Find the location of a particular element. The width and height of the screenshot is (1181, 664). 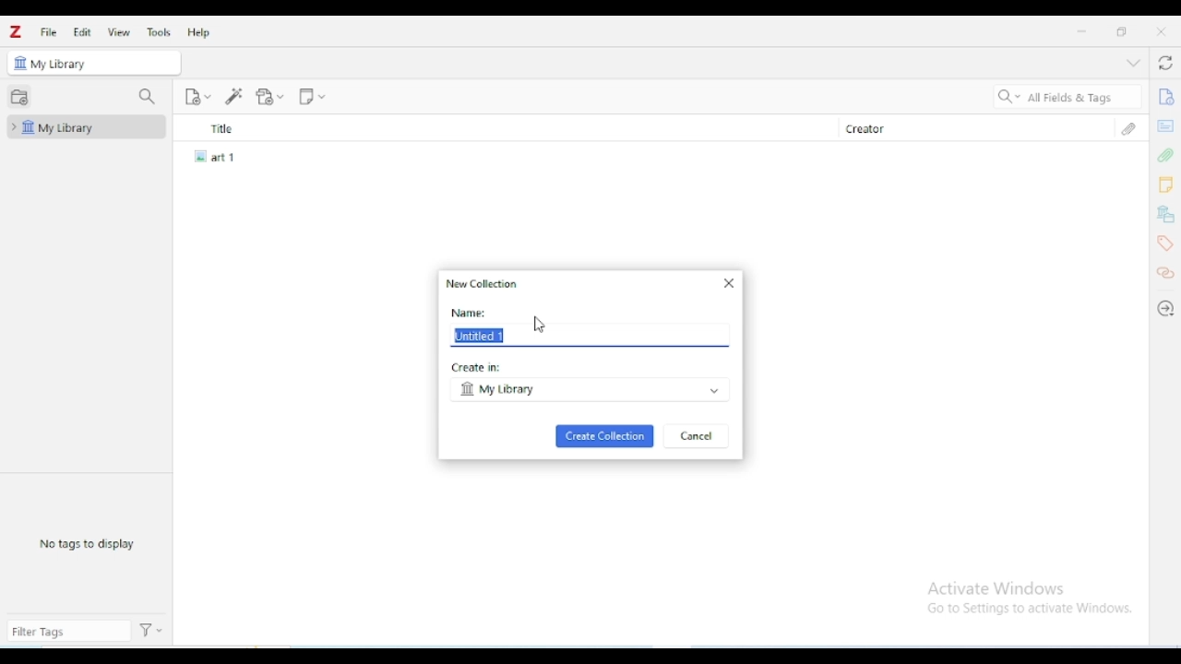

notes is located at coordinates (1165, 185).